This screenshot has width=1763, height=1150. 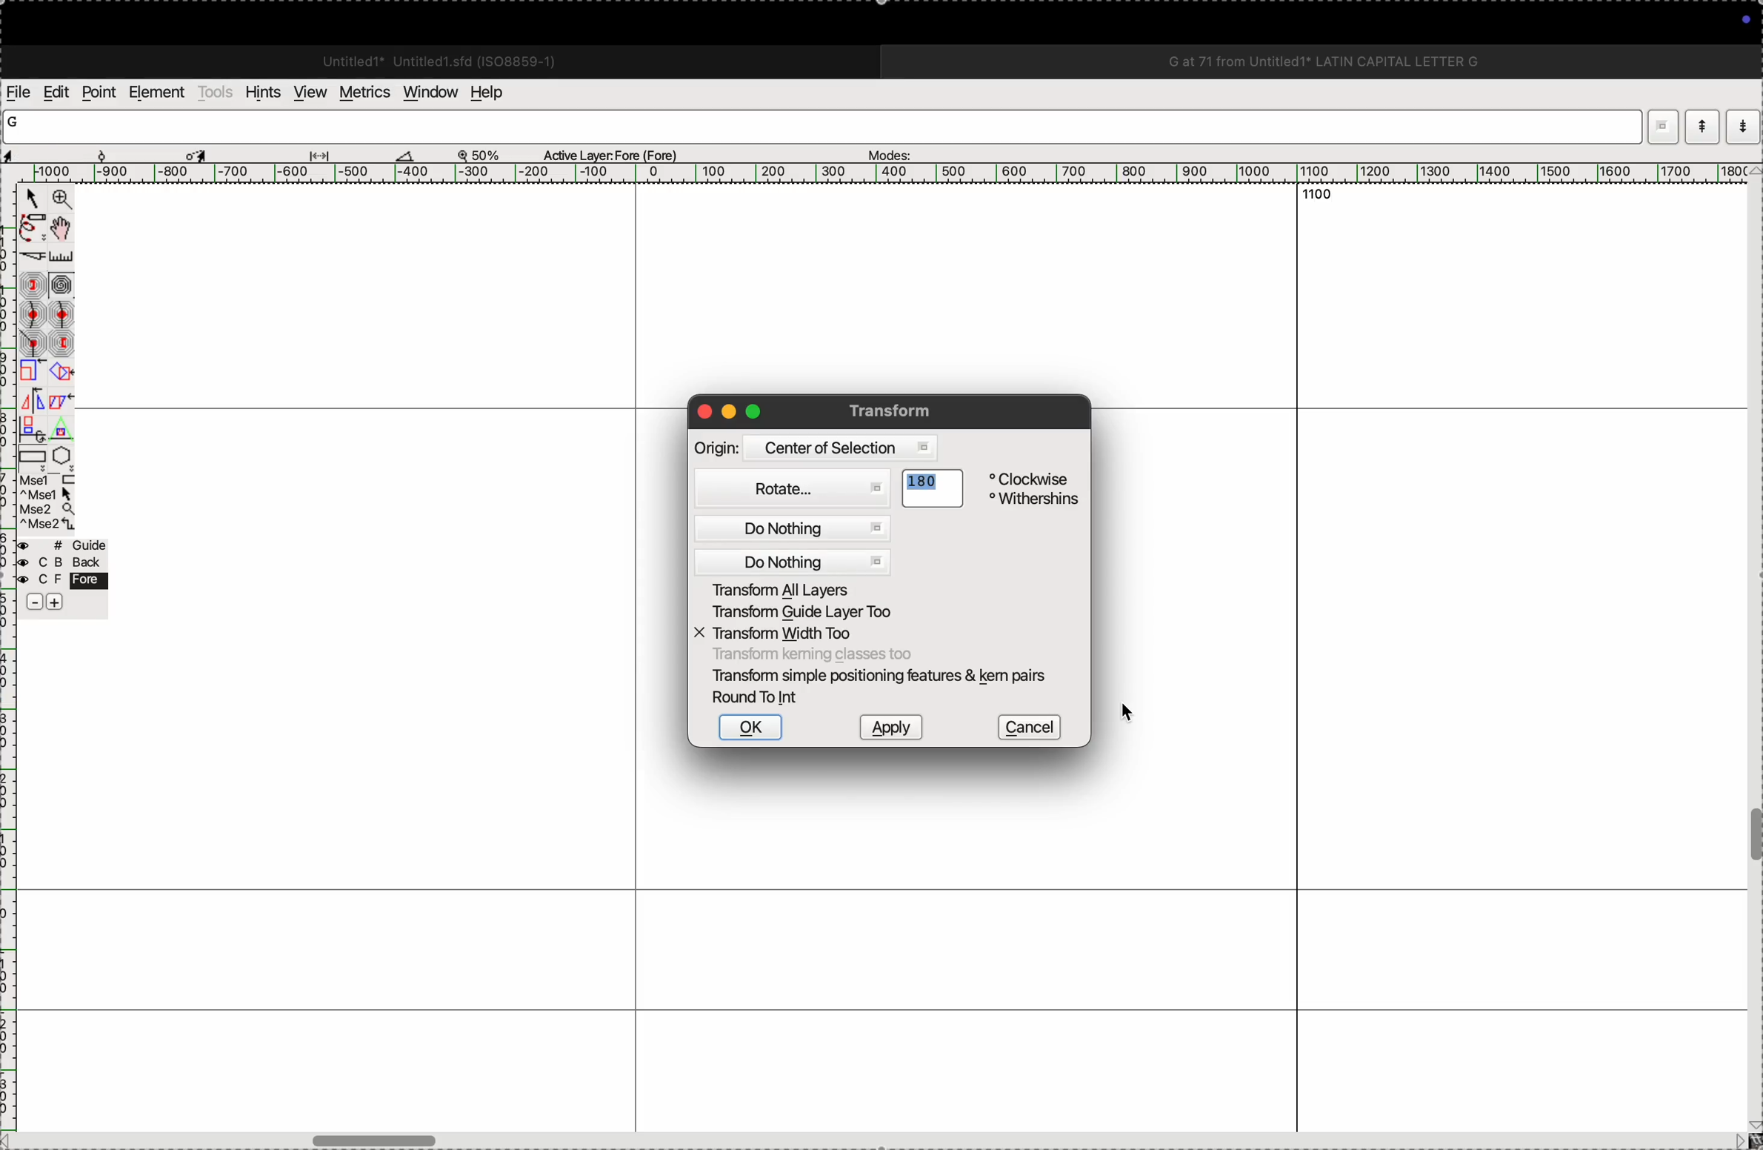 What do you see at coordinates (61, 562) in the screenshot?
I see `back layer` at bounding box center [61, 562].